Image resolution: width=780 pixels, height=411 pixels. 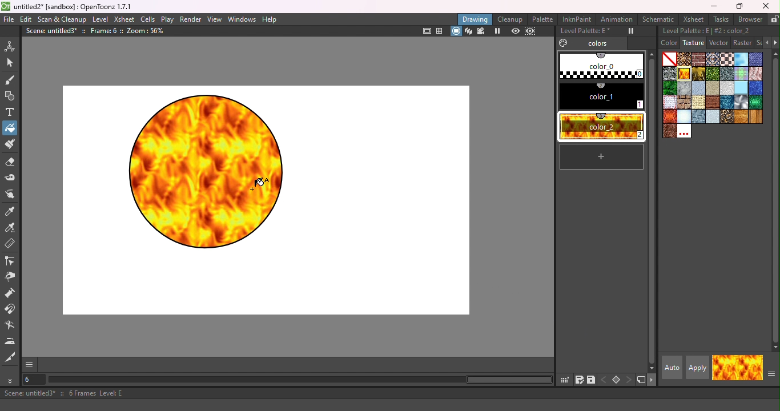 I want to click on Pinch, so click(x=11, y=278).